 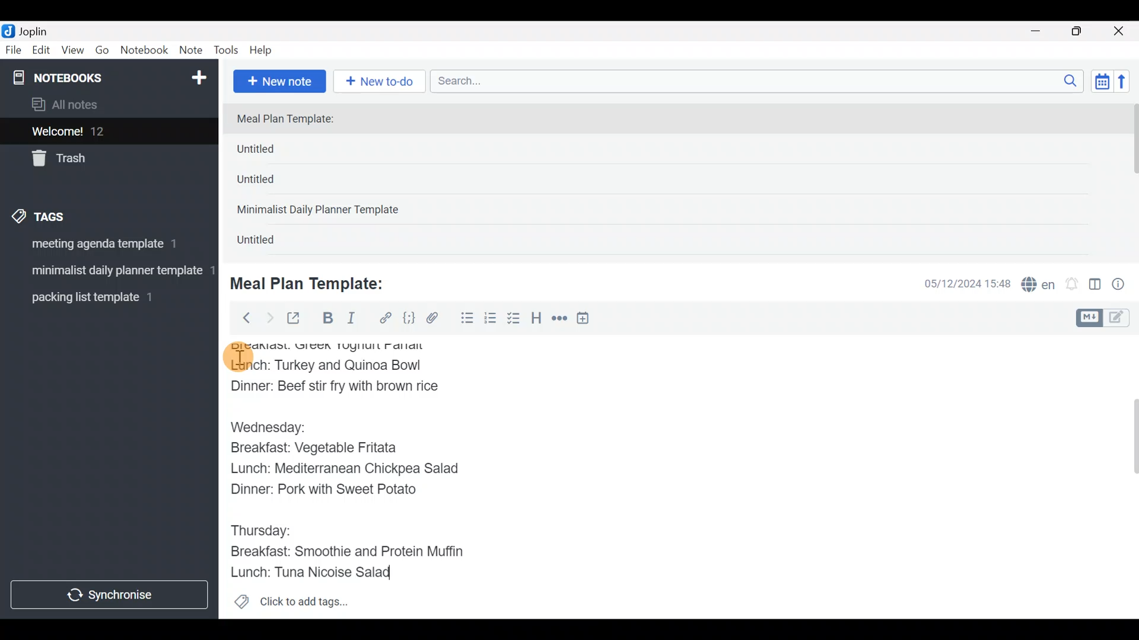 What do you see at coordinates (1039, 286) in the screenshot?
I see `Spelling` at bounding box center [1039, 286].